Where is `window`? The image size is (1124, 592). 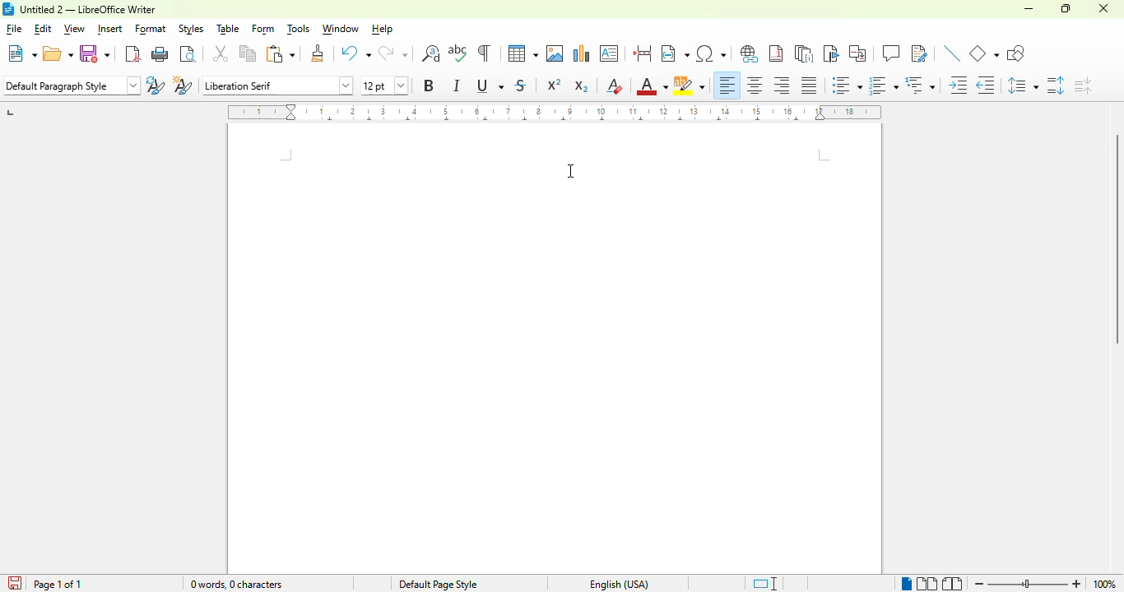
window is located at coordinates (341, 28).